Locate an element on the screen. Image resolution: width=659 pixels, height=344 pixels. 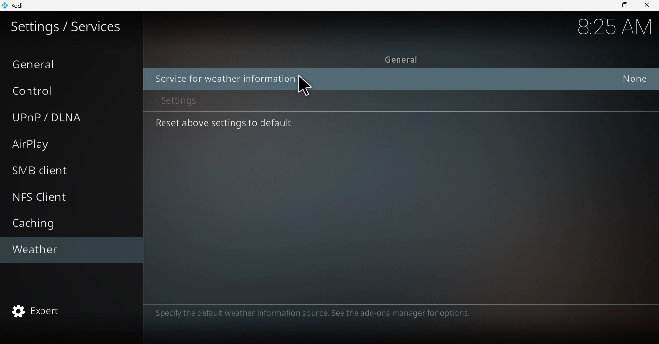
Expert is located at coordinates (70, 309).